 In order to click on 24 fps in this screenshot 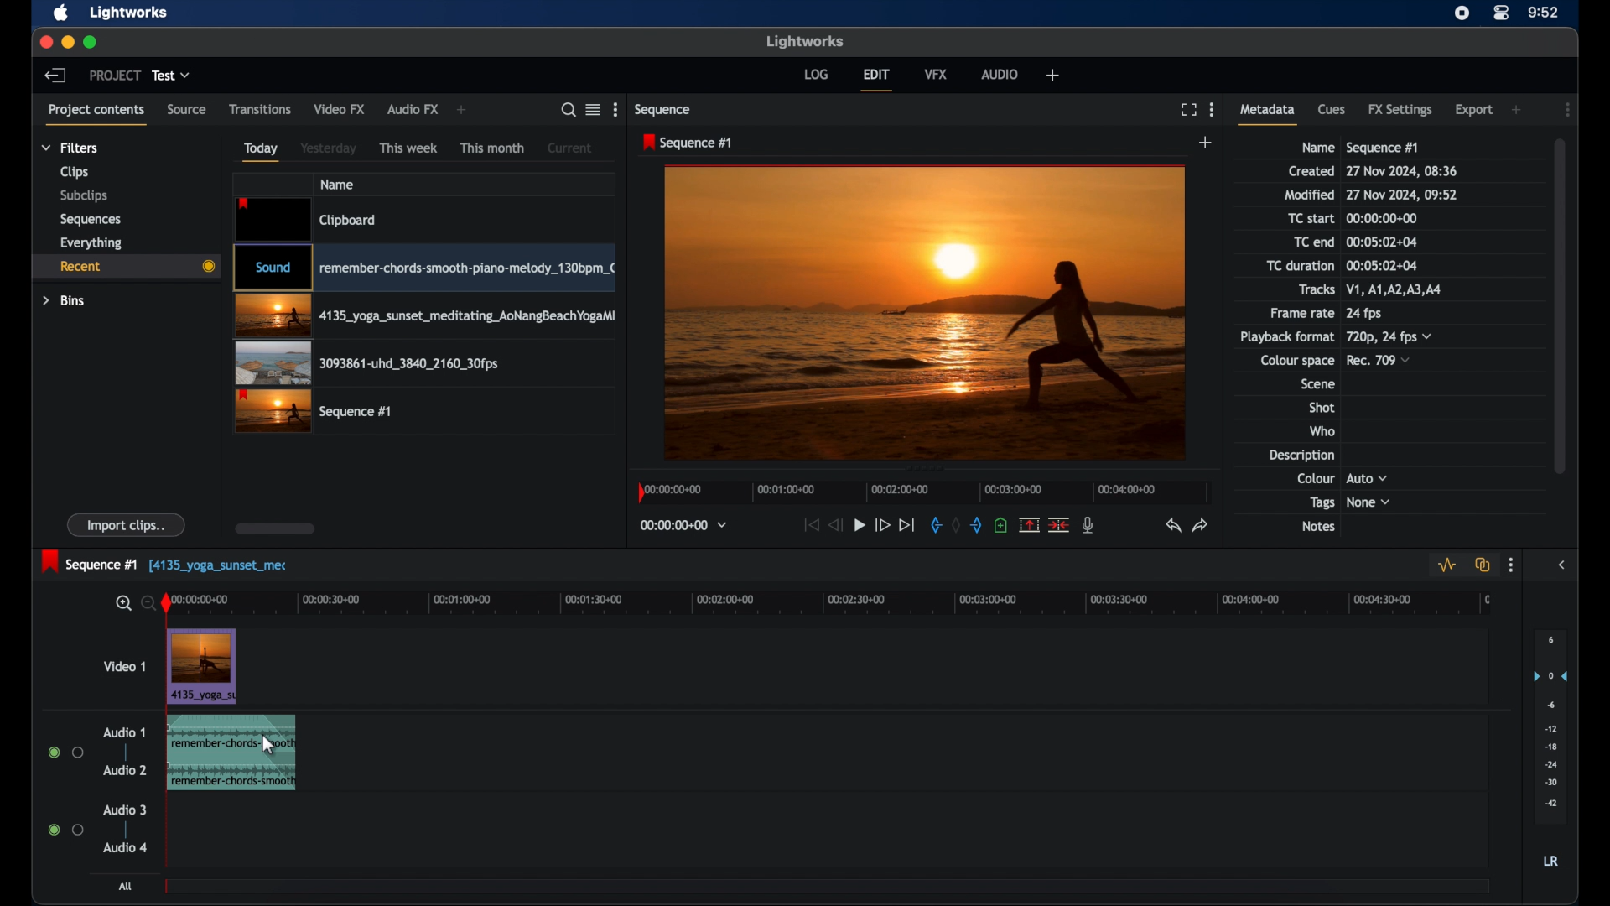, I will do `click(1364, 314)`.